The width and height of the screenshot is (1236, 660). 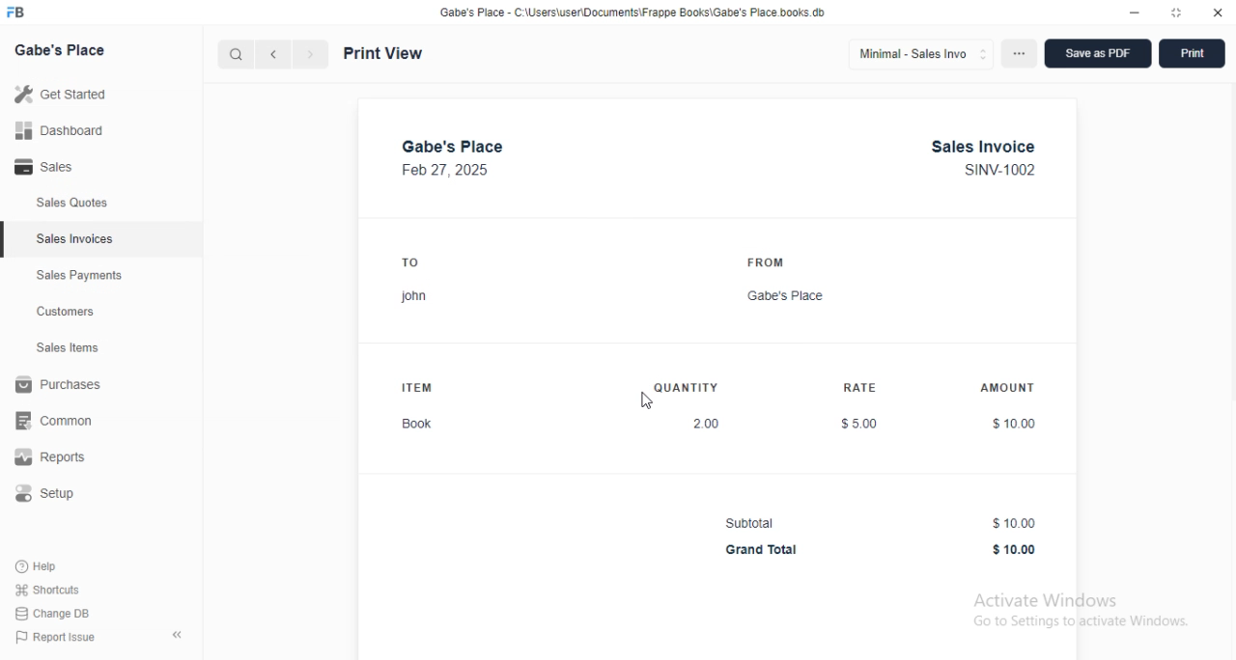 I want to click on search, so click(x=236, y=54).